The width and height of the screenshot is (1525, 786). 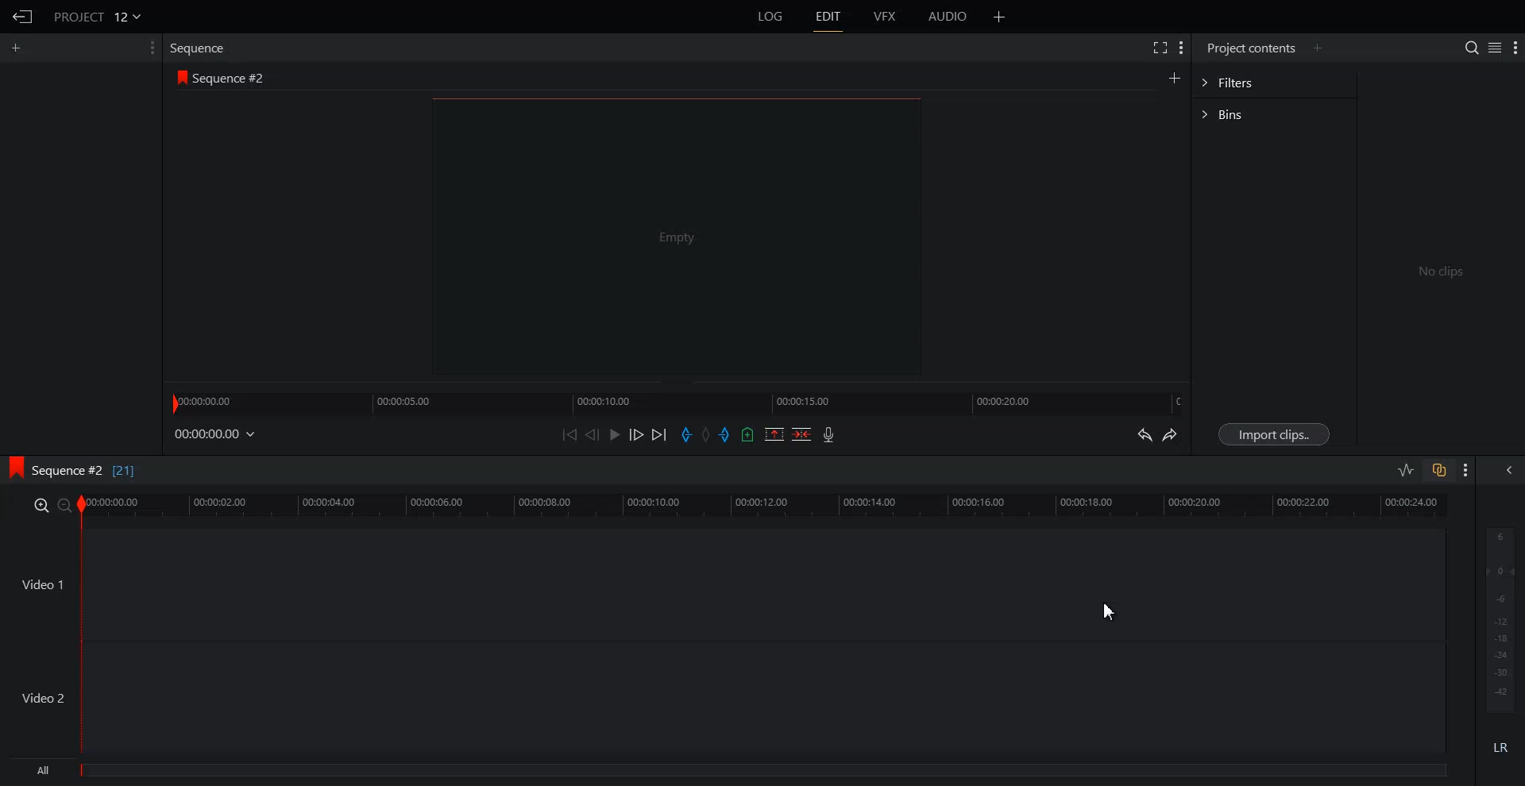 What do you see at coordinates (748, 433) in the screenshot?
I see `Add Cue in the current video` at bounding box center [748, 433].